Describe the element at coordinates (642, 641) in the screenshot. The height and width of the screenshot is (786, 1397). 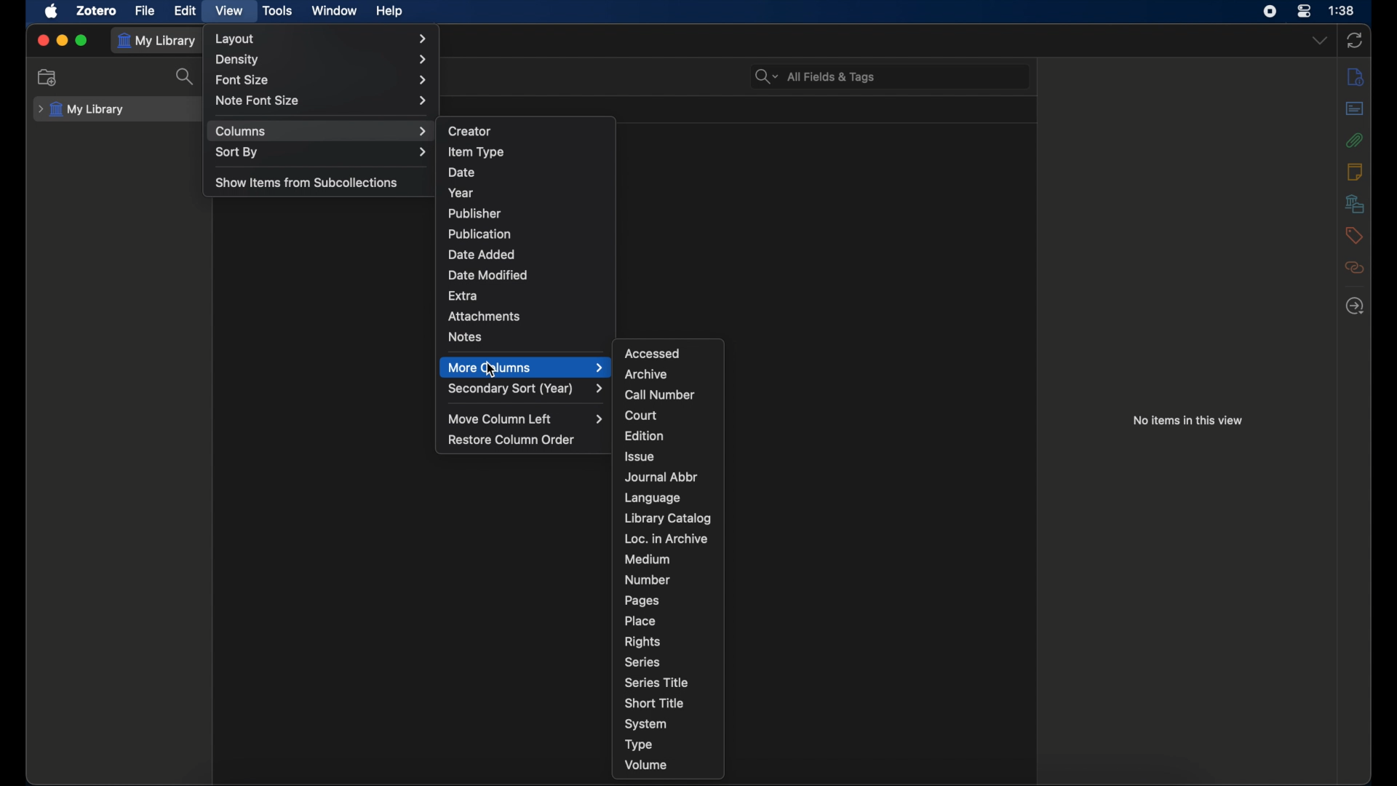
I see `rights` at that location.